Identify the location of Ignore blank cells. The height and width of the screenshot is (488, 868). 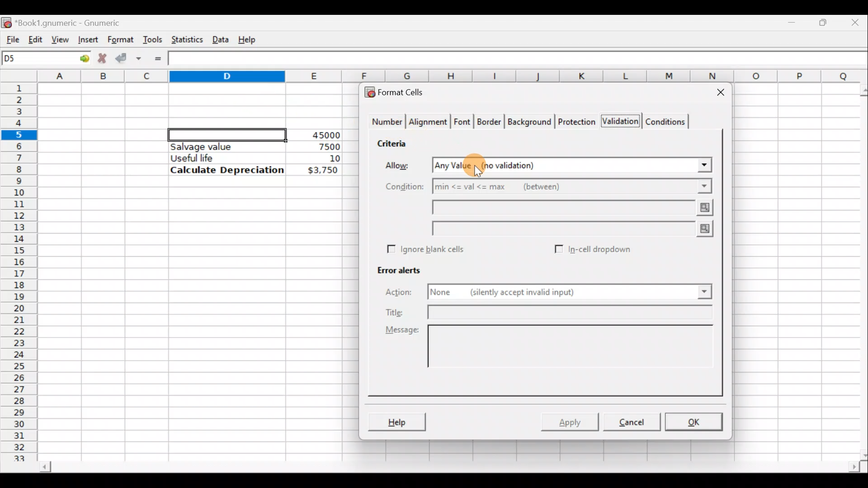
(426, 248).